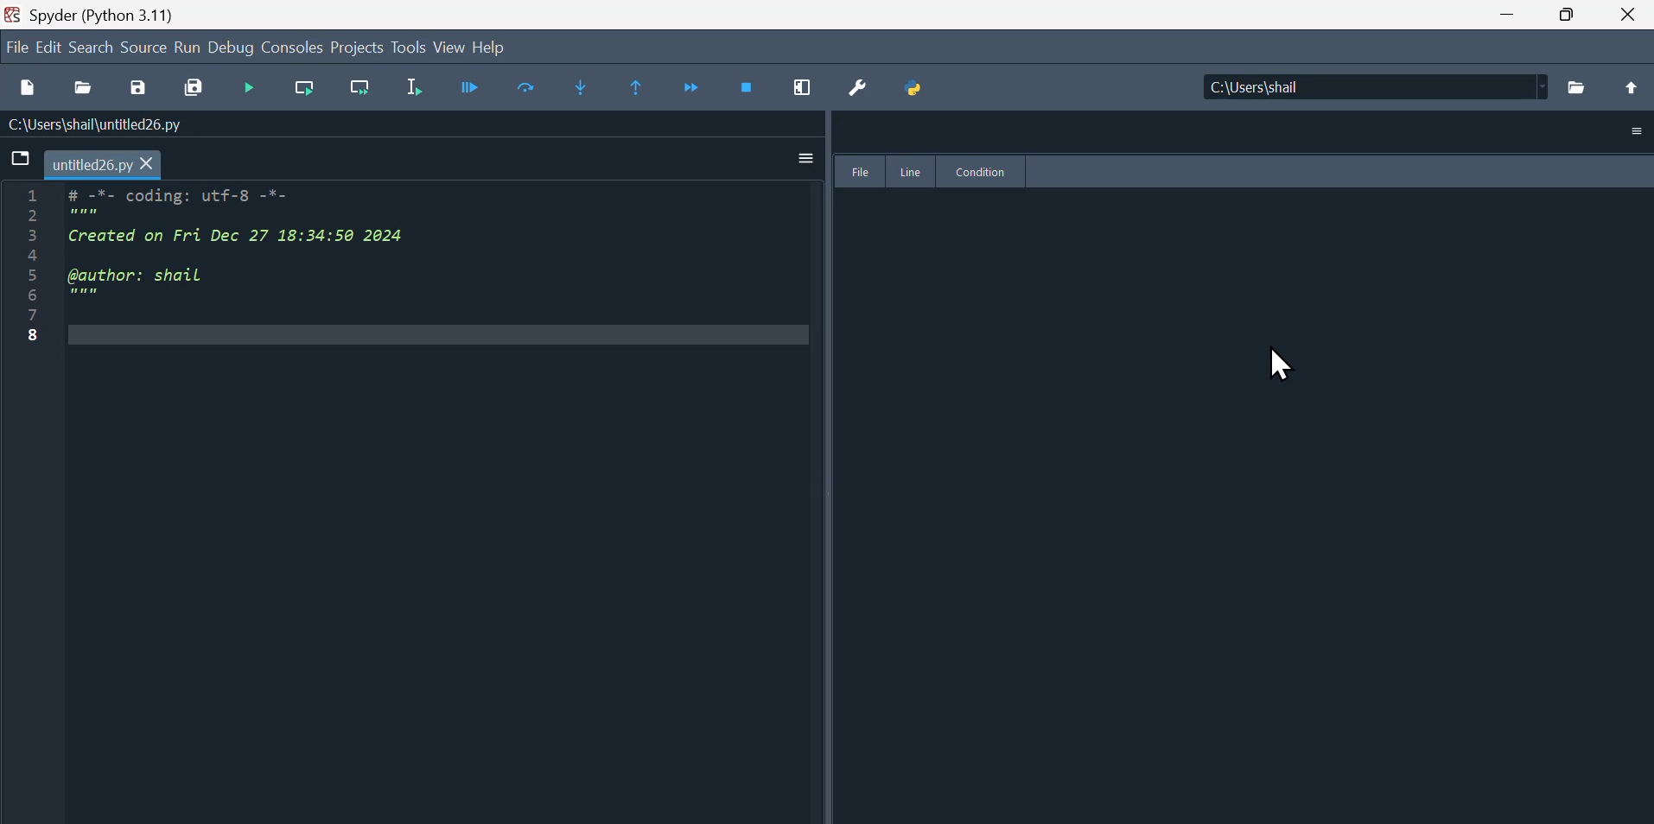 This screenshot has width=1654, height=824. What do you see at coordinates (756, 88) in the screenshot?
I see `Stop debugging` at bounding box center [756, 88].